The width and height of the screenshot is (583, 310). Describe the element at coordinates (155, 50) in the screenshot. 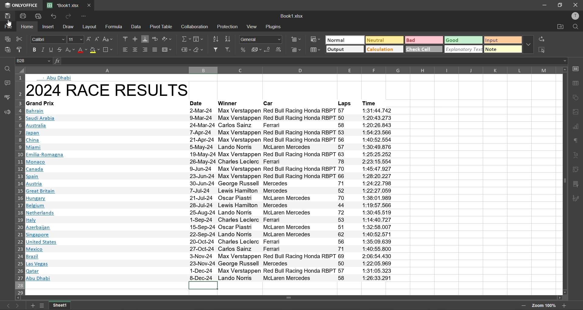

I see `justified` at that location.